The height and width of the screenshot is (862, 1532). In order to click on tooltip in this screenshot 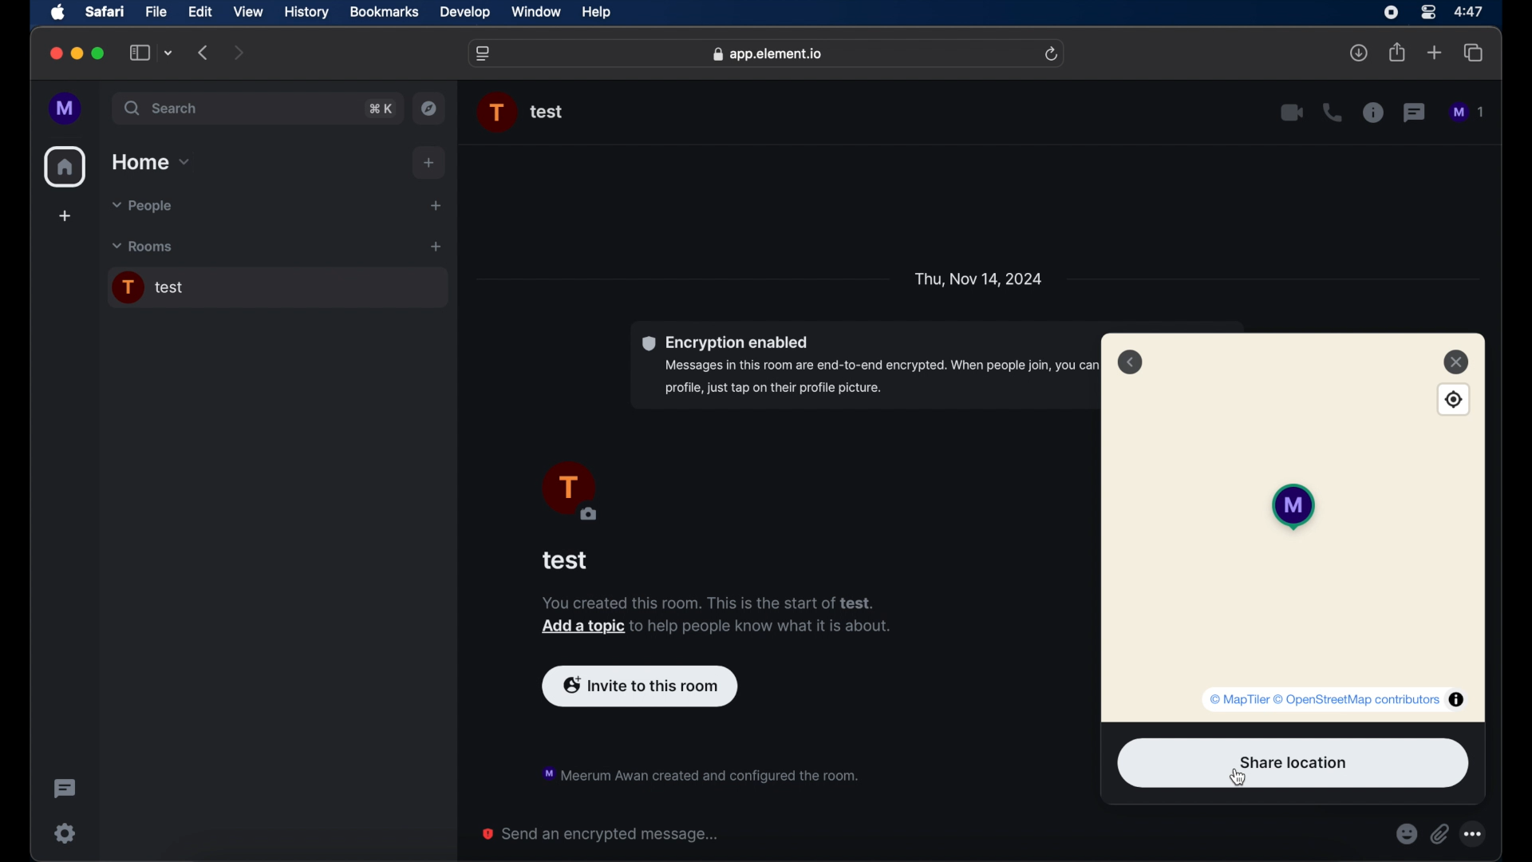, I will do `click(1337, 698)`.